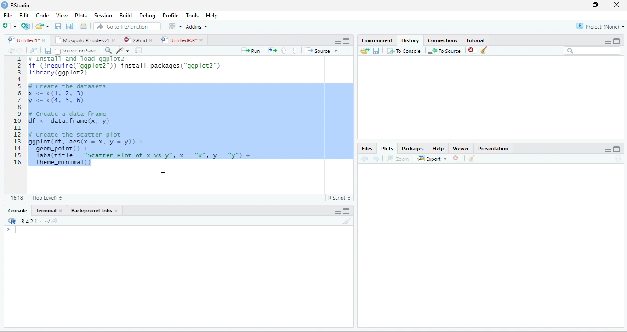  Describe the element at coordinates (16, 197) in the screenshot. I see `1:1` at that location.